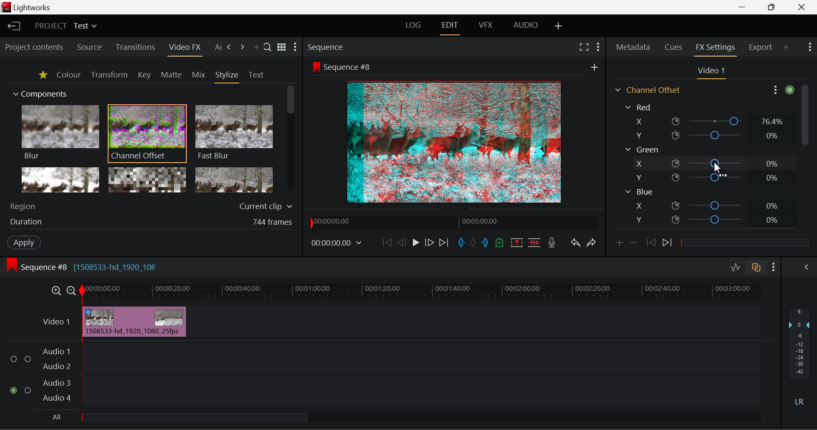 The height and width of the screenshot is (430, 817). What do you see at coordinates (736, 268) in the screenshot?
I see `Toggle Audio Levels Editing` at bounding box center [736, 268].